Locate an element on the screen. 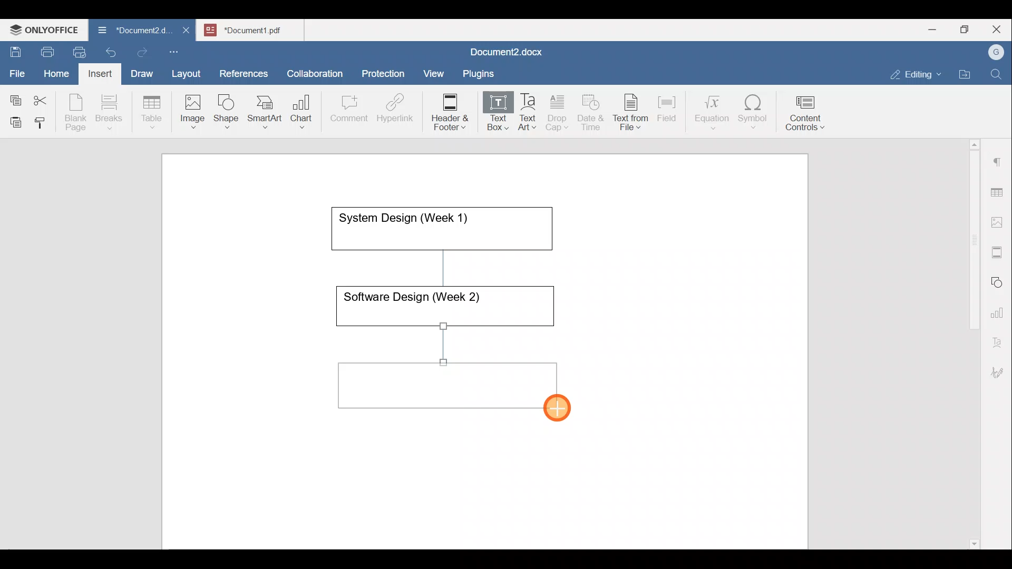  Save is located at coordinates (15, 50).